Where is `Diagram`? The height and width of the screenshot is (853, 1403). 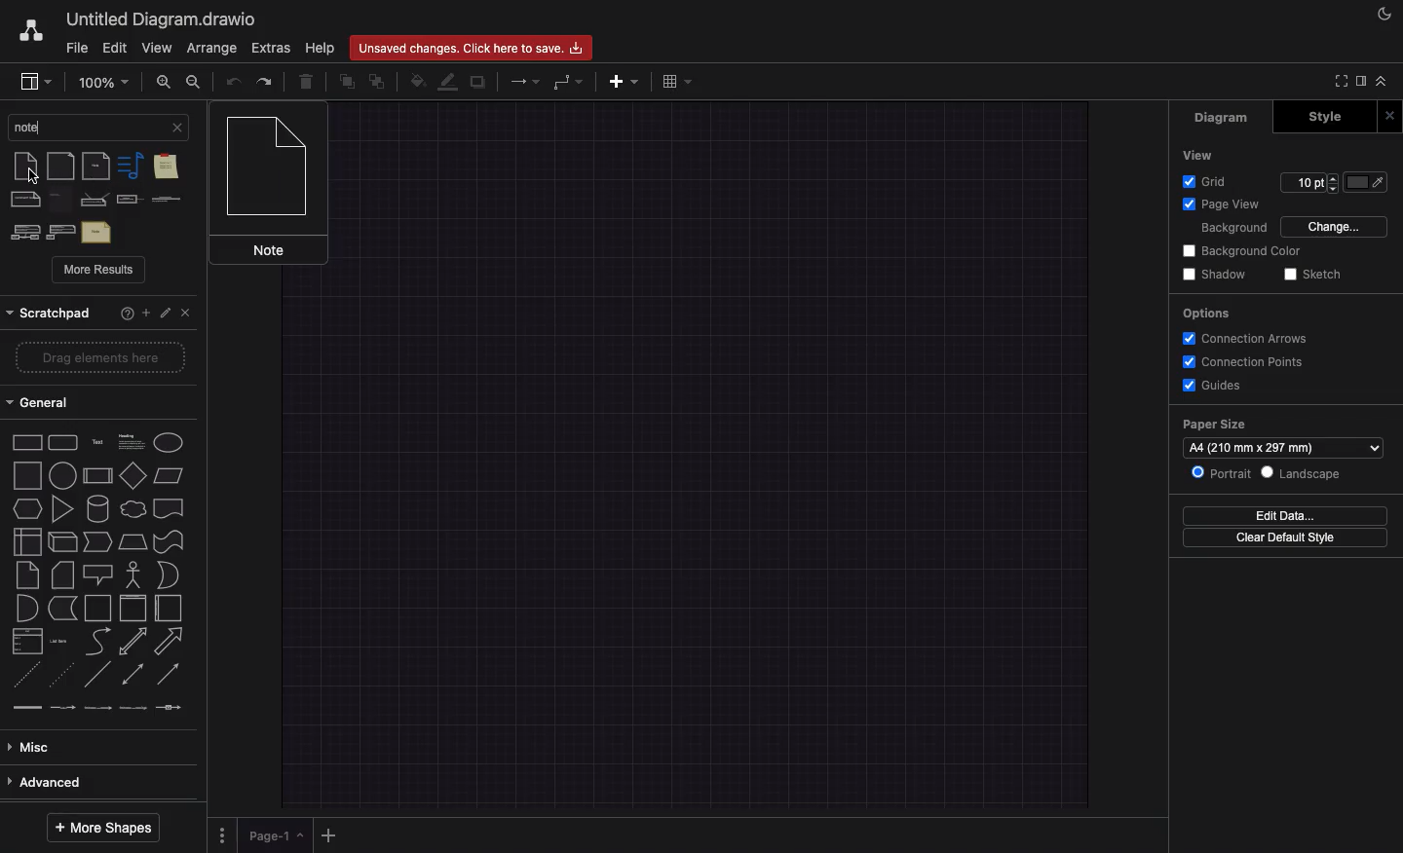
Diagram is located at coordinates (1221, 119).